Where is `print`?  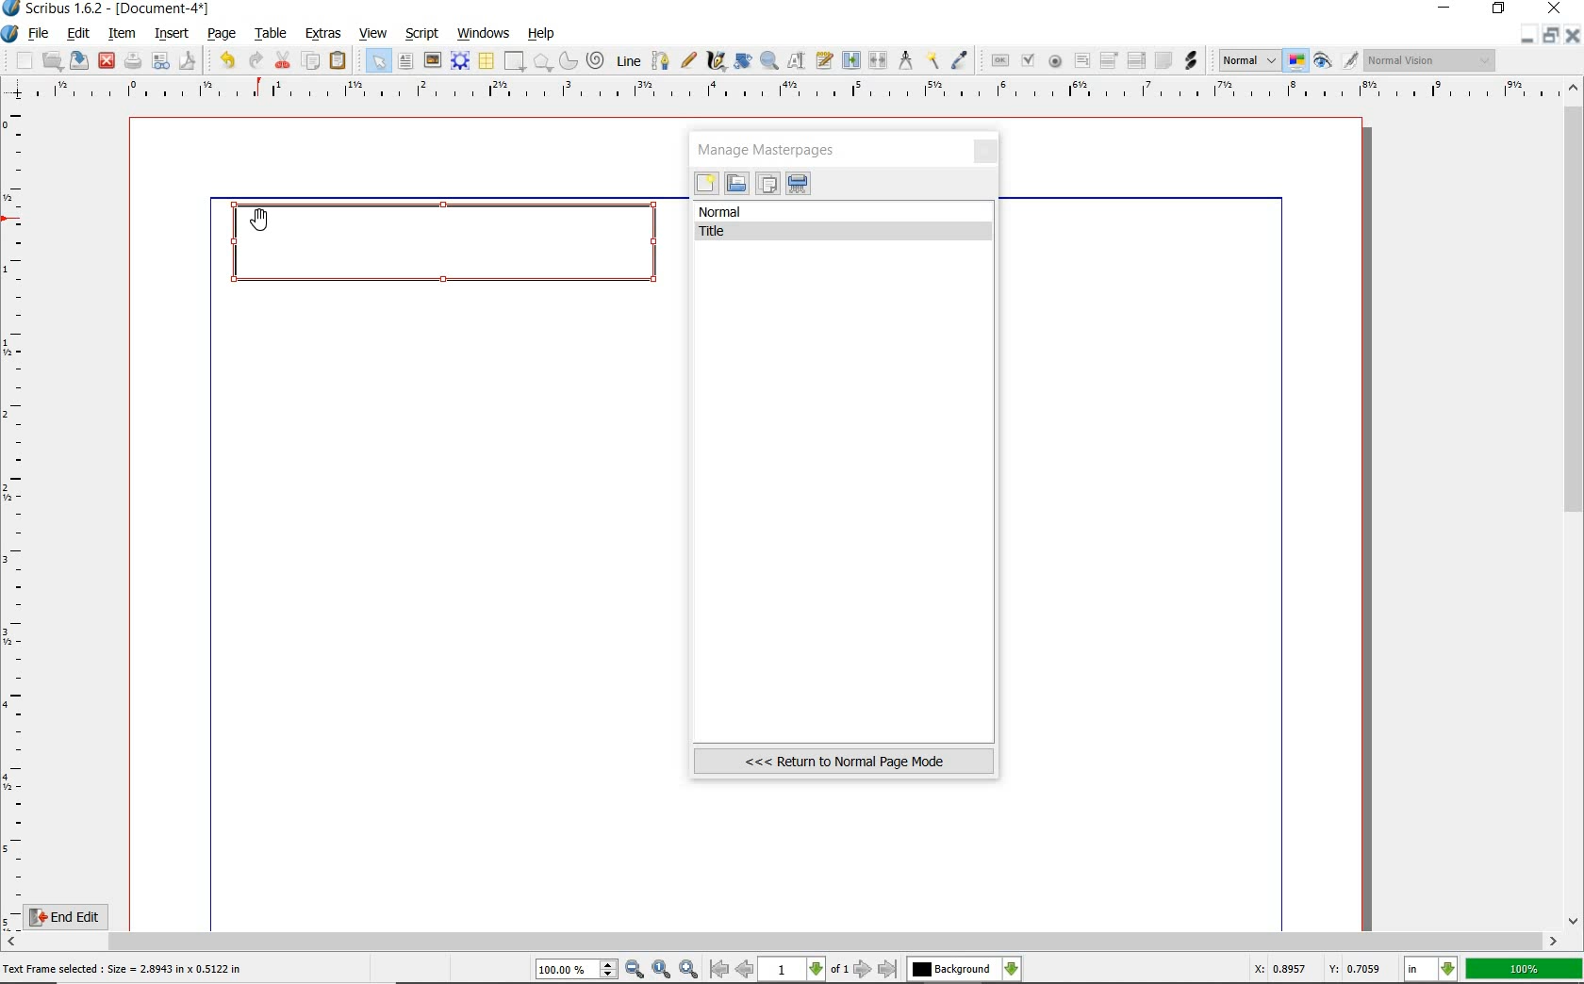
print is located at coordinates (133, 60).